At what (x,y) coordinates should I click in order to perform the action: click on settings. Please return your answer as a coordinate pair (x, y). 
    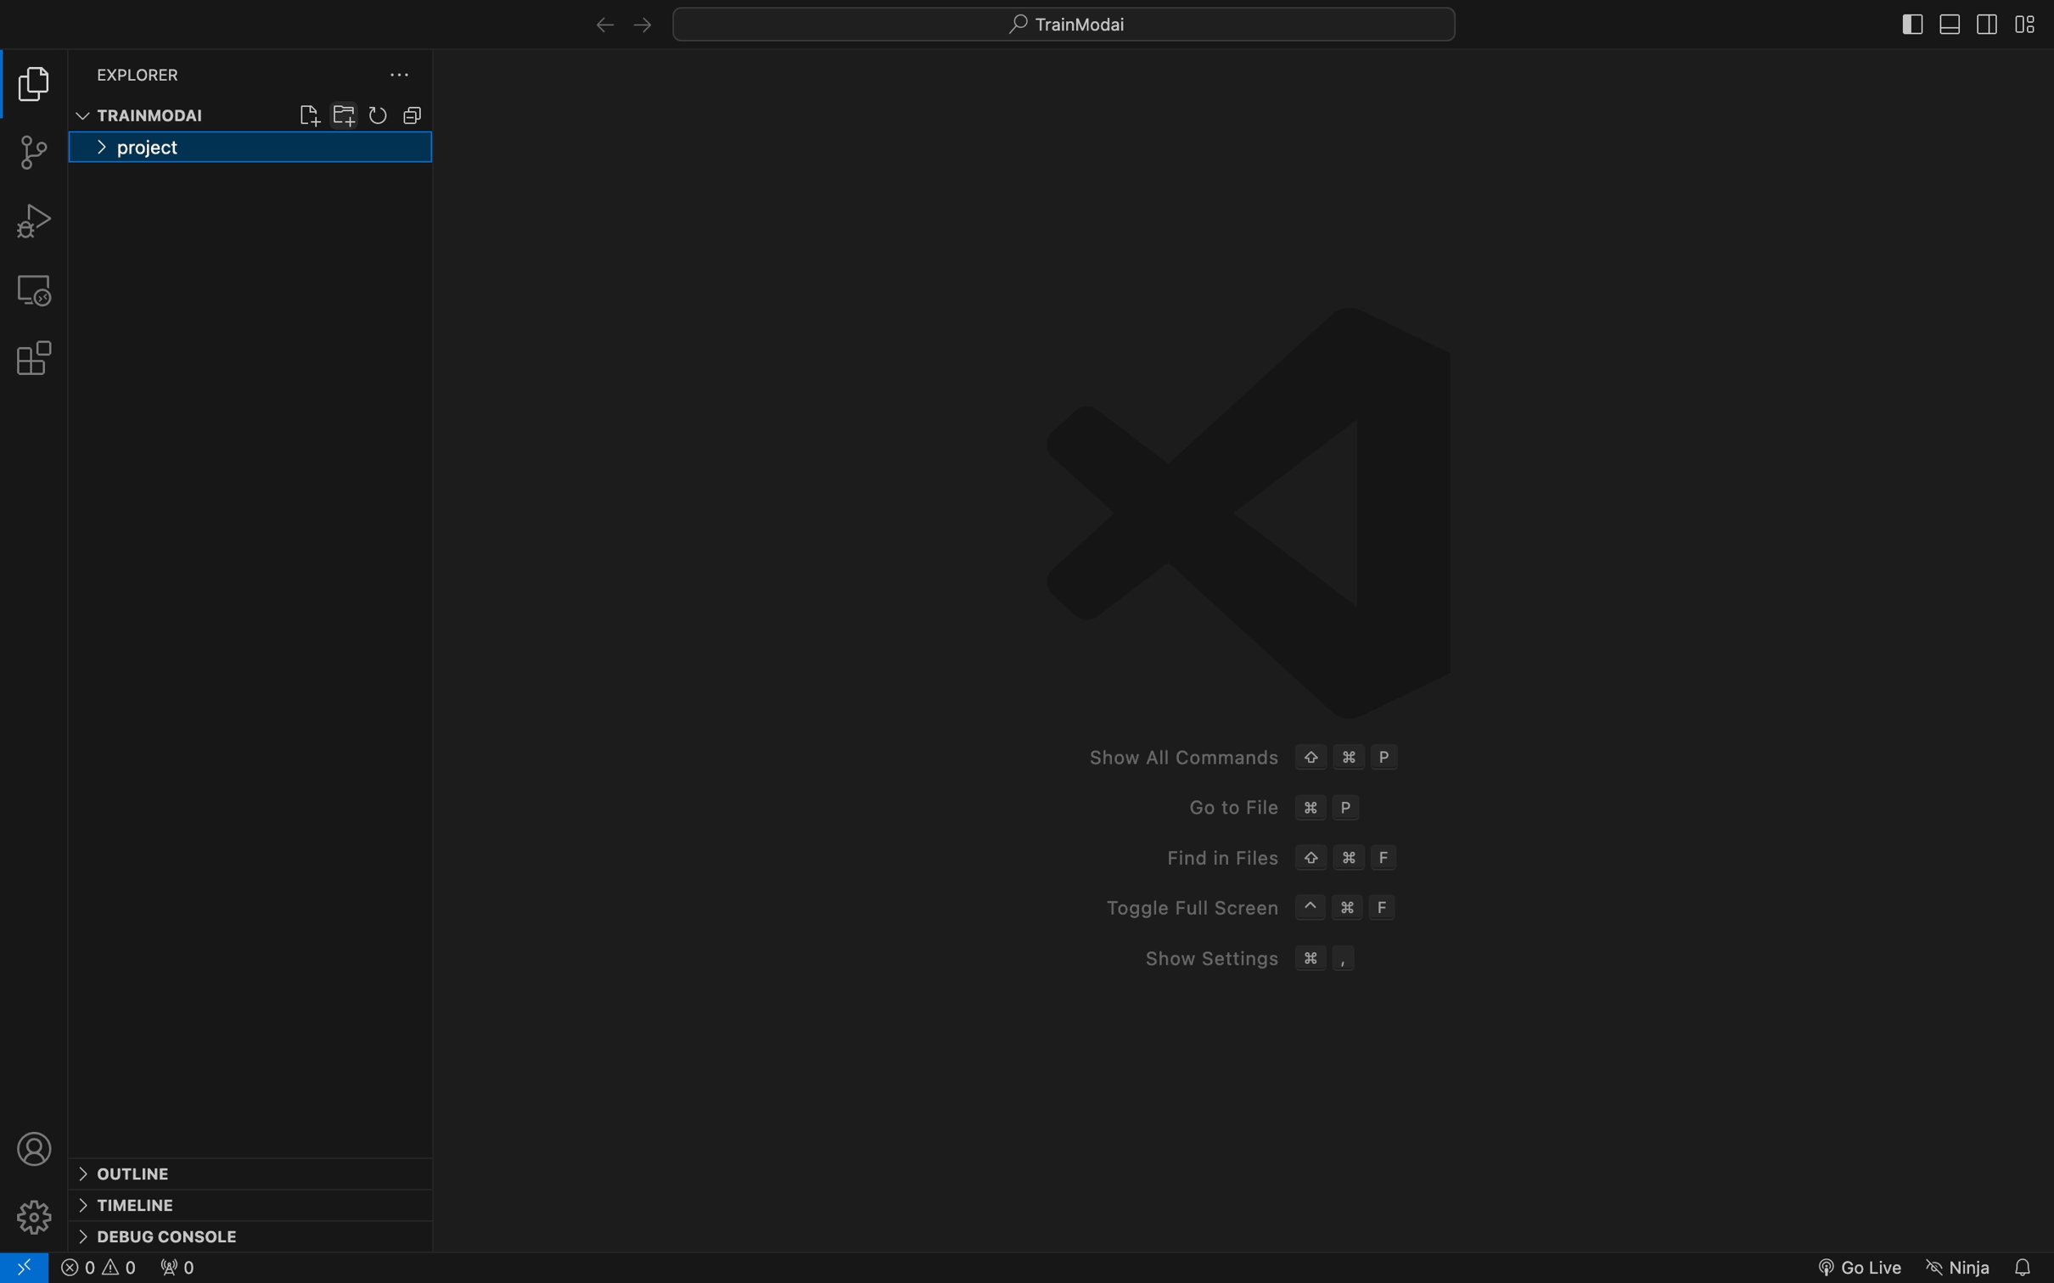
    Looking at the image, I should click on (39, 1214).